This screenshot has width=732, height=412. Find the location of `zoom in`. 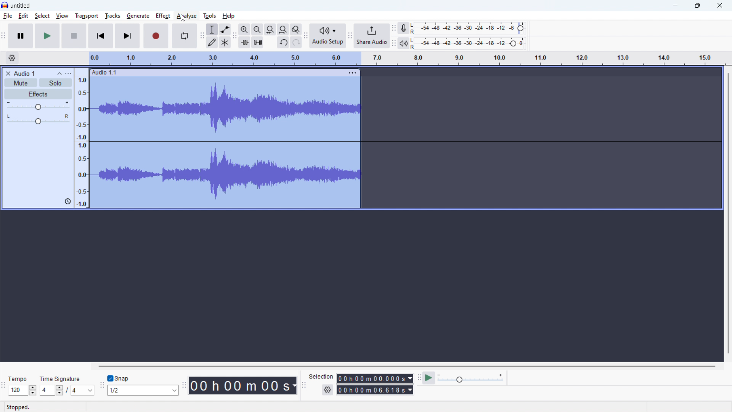

zoom in is located at coordinates (244, 29).